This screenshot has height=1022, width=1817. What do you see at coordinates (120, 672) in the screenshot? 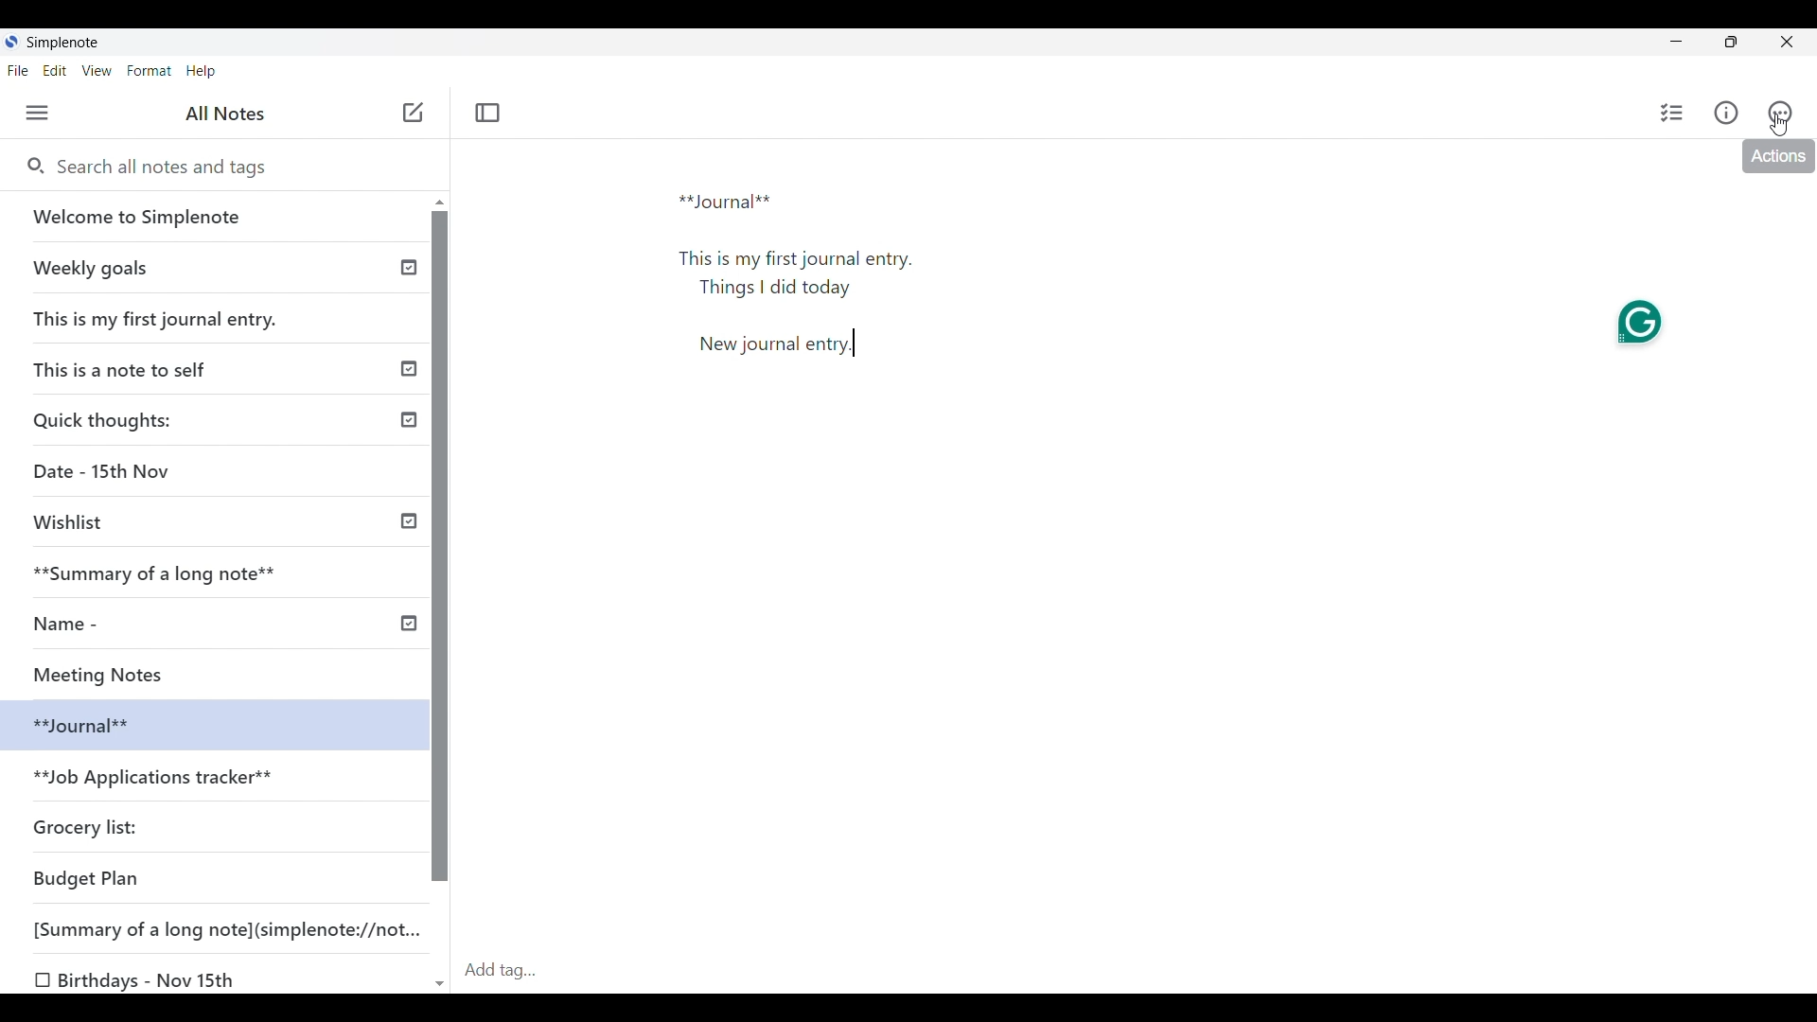
I see `Meeting Notes` at bounding box center [120, 672].